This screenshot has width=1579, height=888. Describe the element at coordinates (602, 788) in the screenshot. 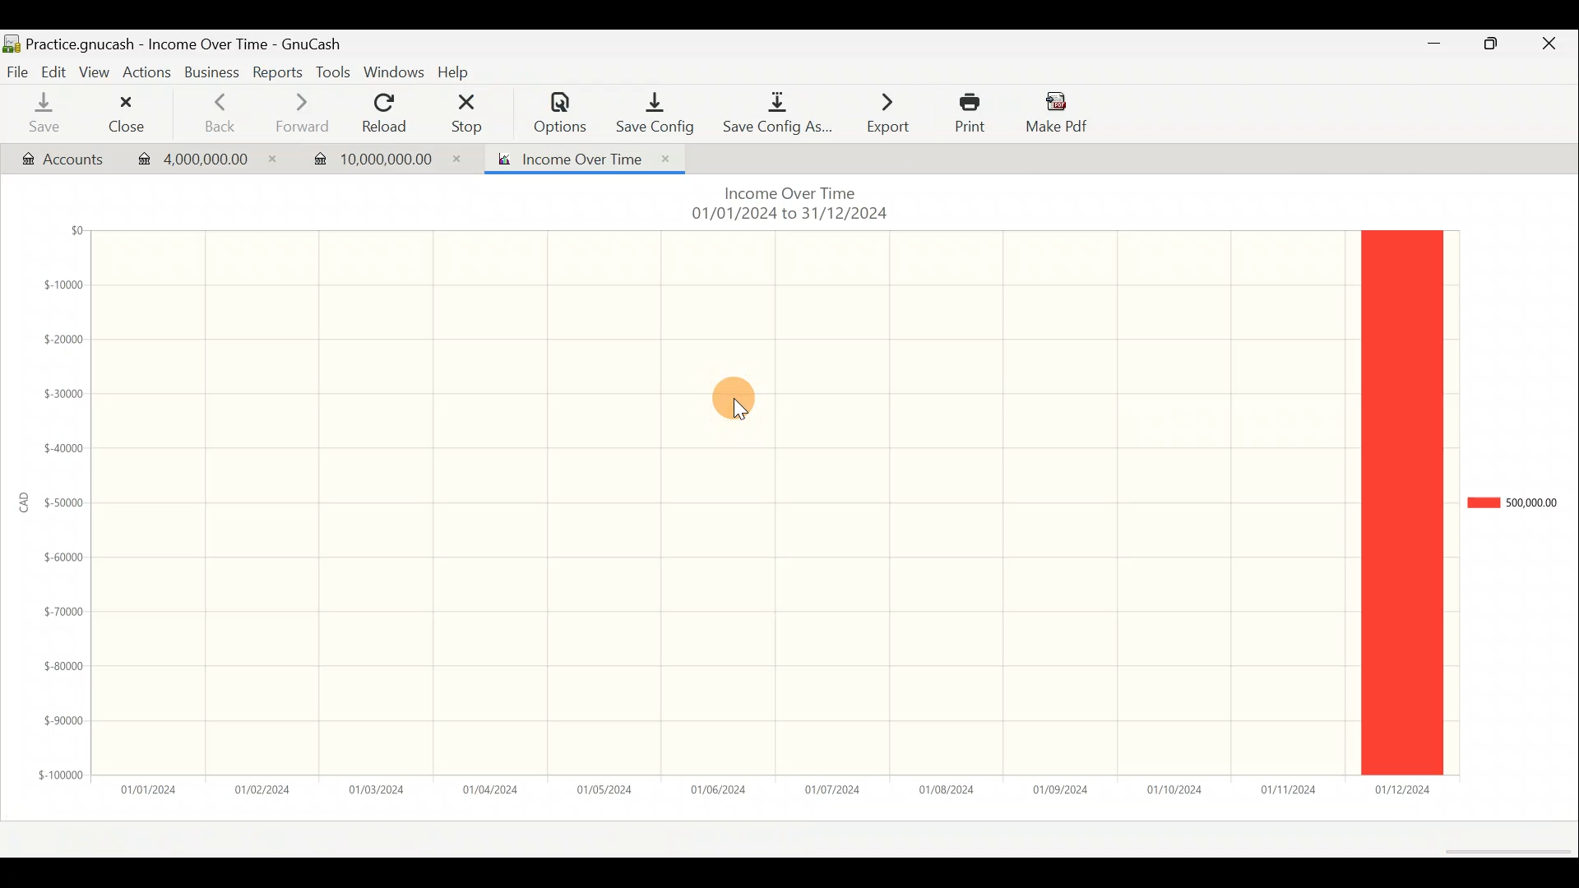

I see `01/05/2024` at that location.